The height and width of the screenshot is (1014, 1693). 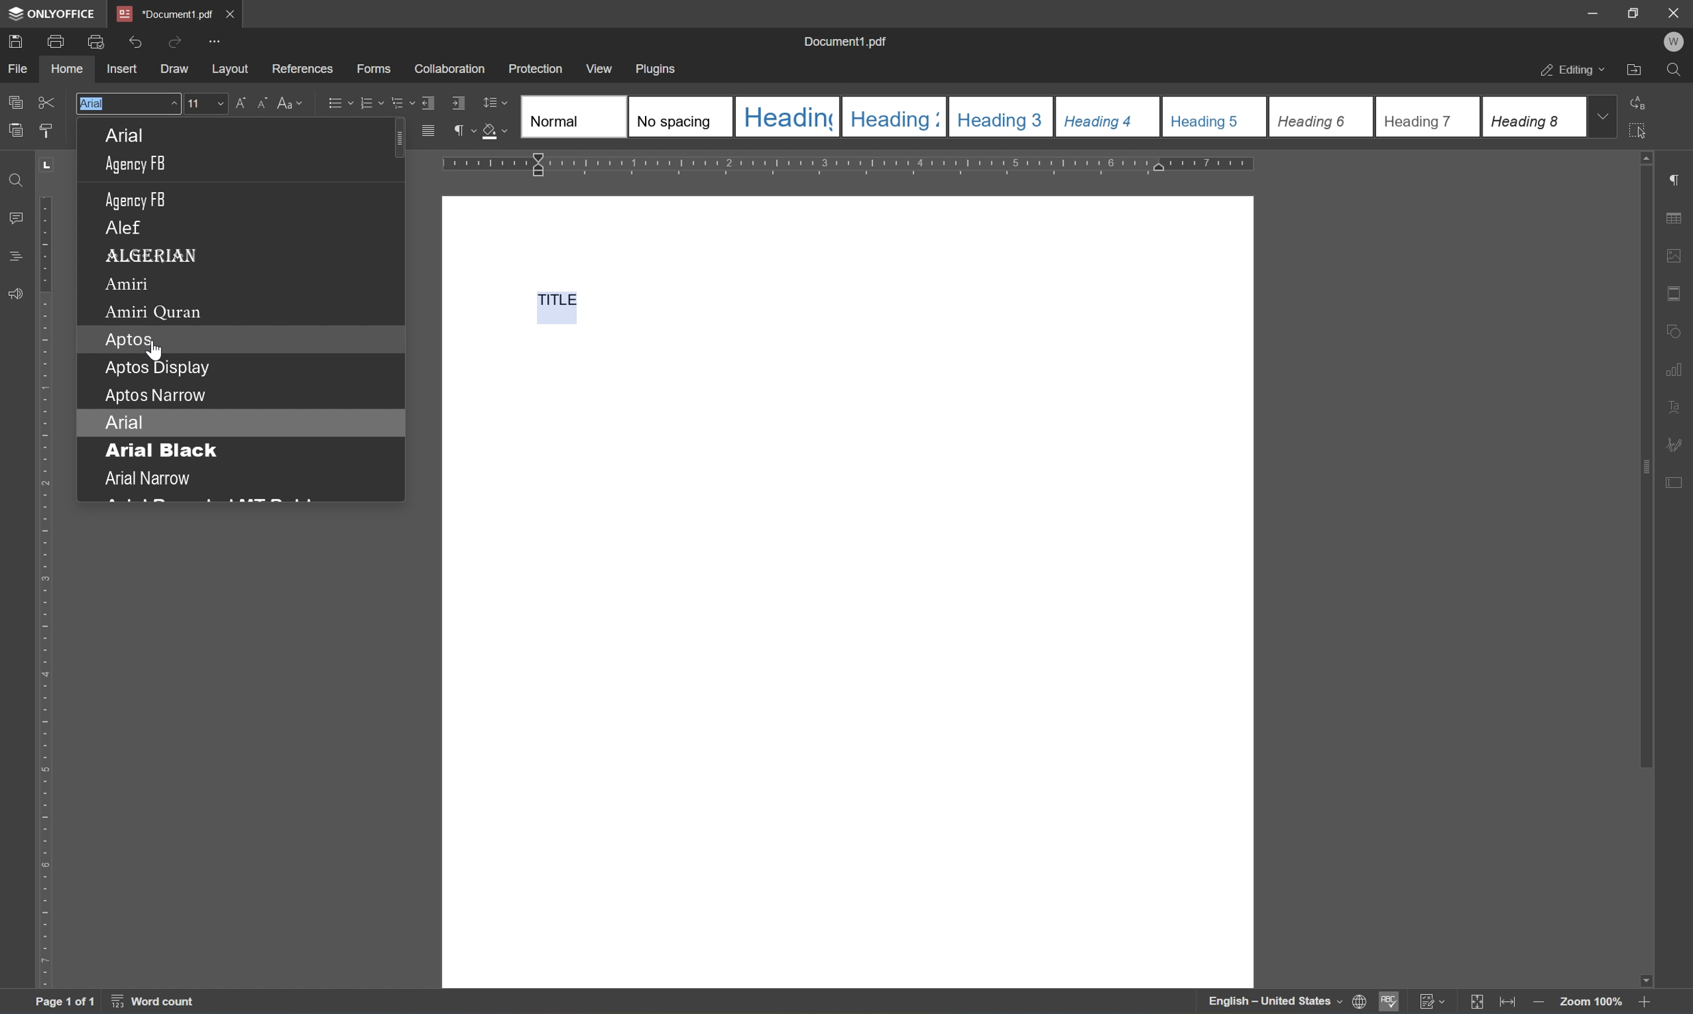 What do you see at coordinates (136, 164) in the screenshot?
I see `AgencyFB` at bounding box center [136, 164].